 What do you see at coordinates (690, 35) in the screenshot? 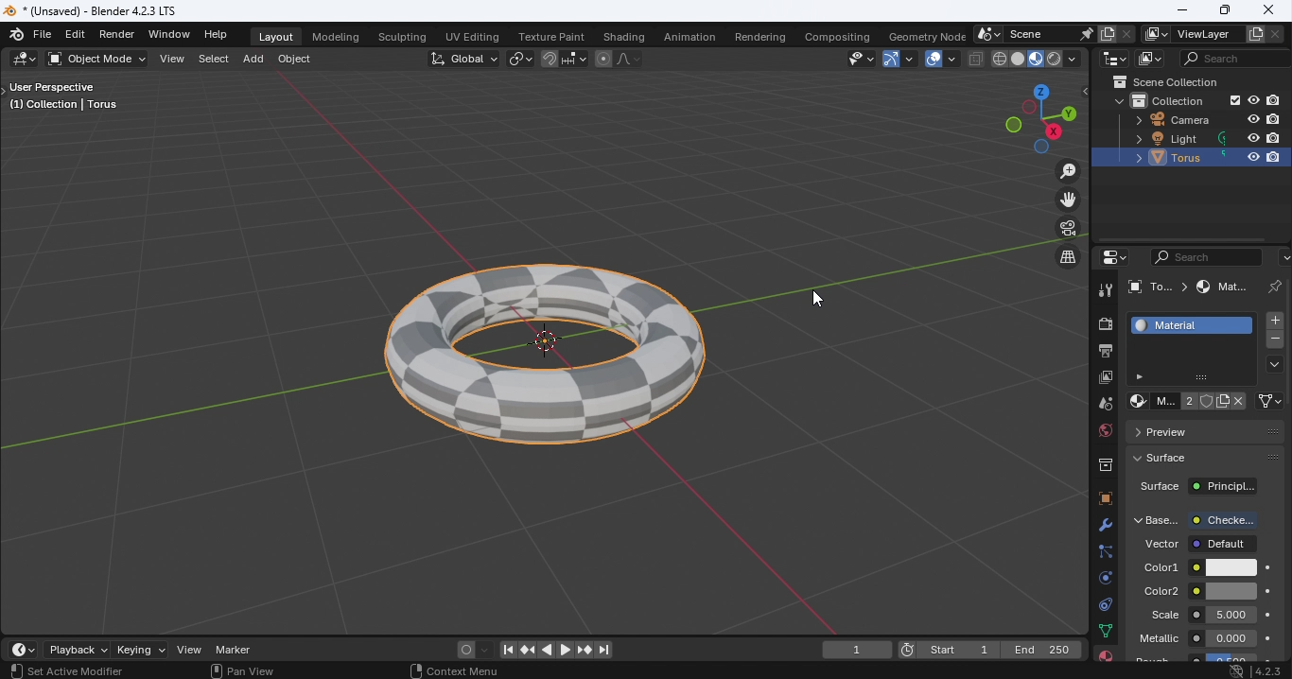
I see `Animation` at bounding box center [690, 35].